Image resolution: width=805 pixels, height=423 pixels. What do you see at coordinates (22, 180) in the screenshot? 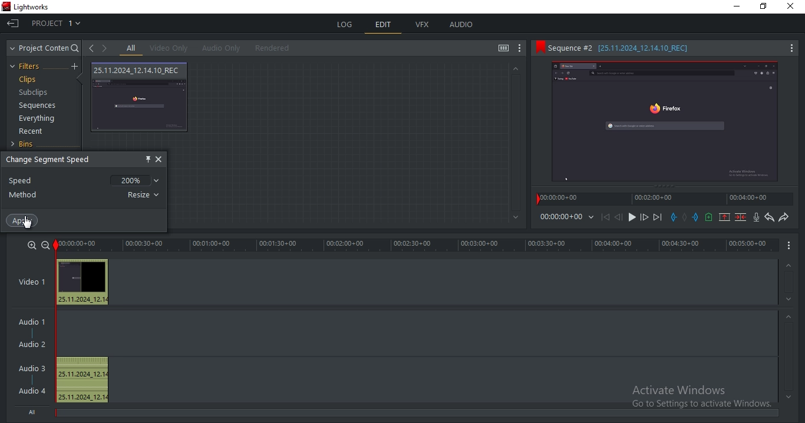
I see `speed` at bounding box center [22, 180].